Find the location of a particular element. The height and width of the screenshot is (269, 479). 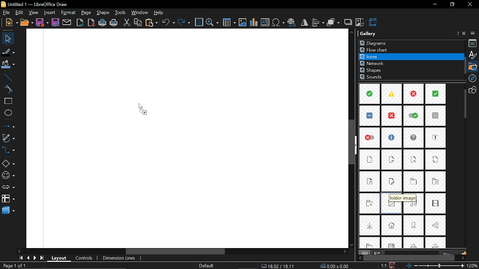

arrows is located at coordinates (7, 188).